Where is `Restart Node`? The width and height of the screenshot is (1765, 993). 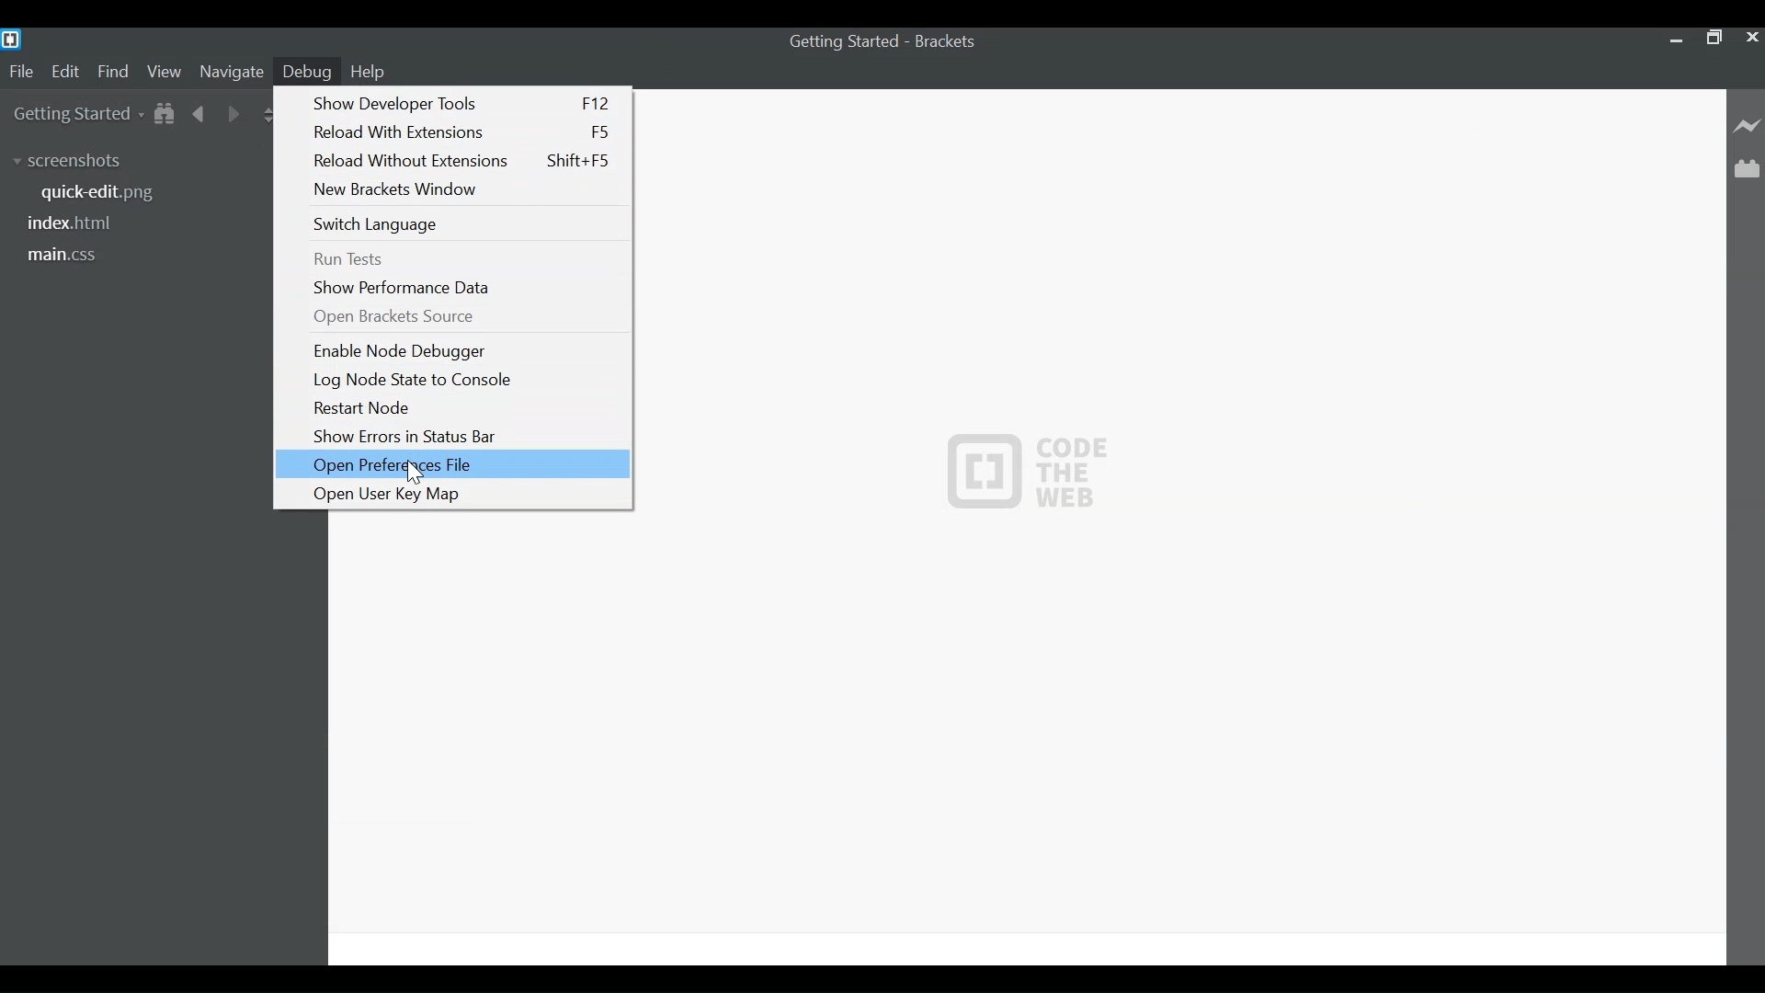
Restart Node is located at coordinates (461, 408).